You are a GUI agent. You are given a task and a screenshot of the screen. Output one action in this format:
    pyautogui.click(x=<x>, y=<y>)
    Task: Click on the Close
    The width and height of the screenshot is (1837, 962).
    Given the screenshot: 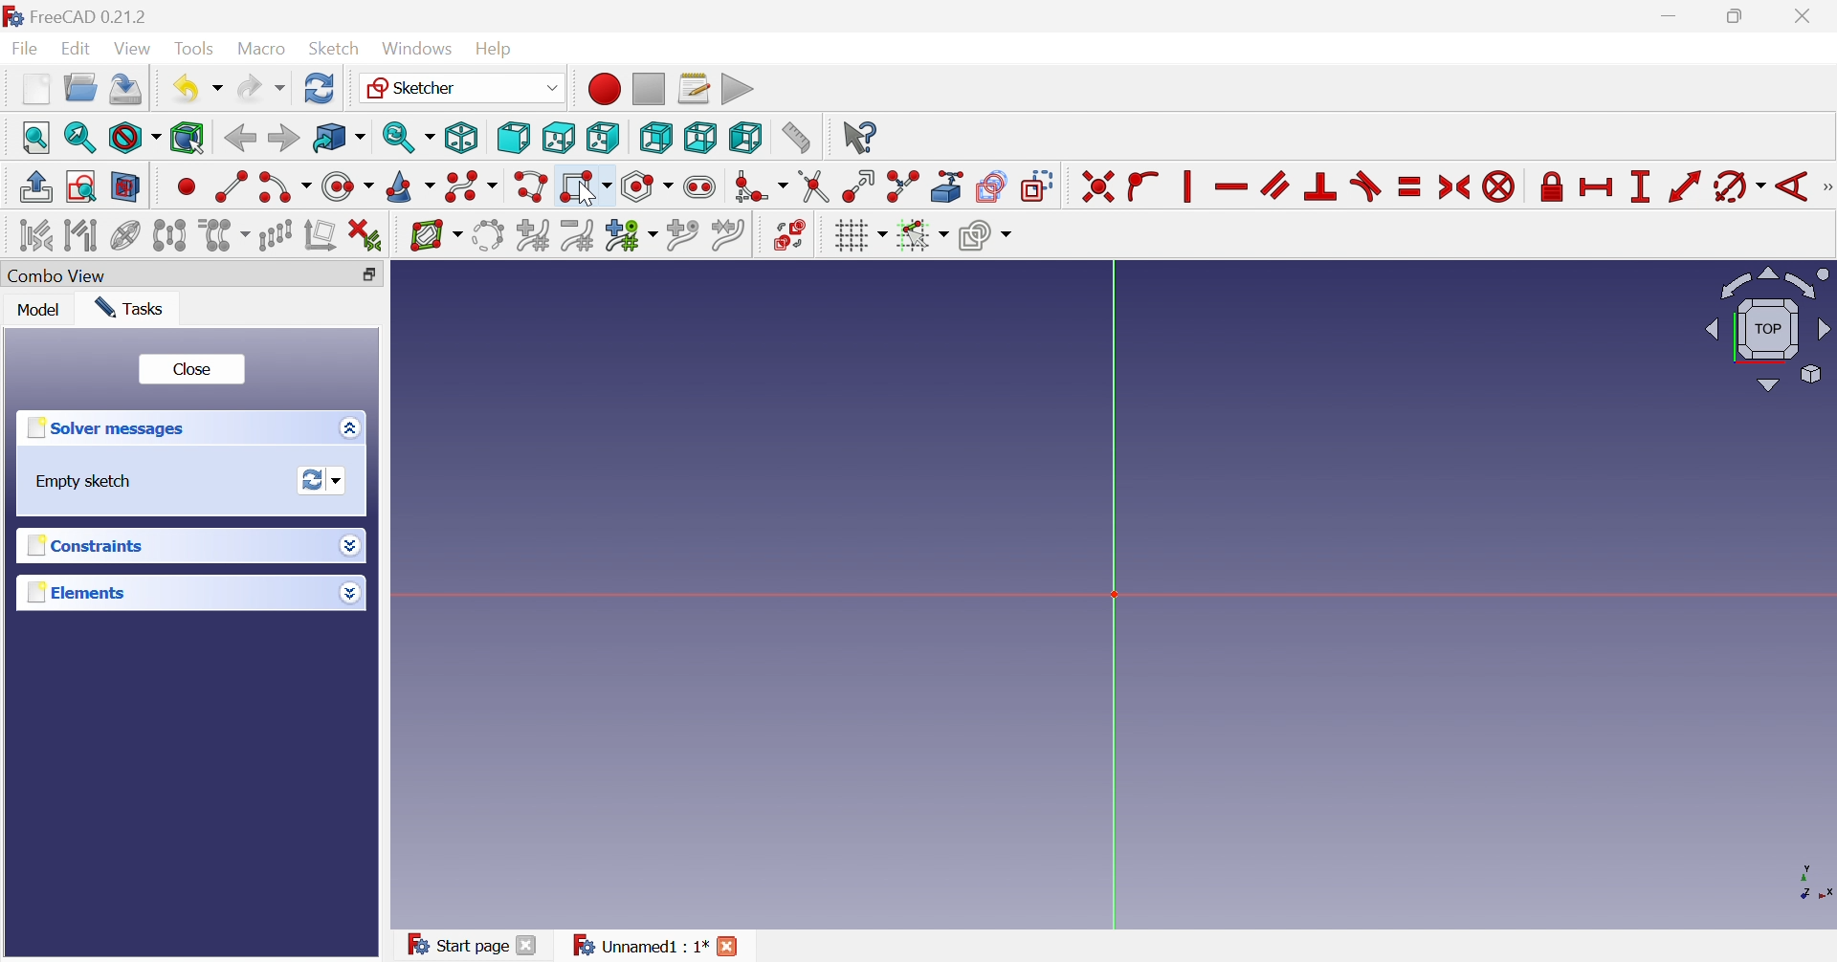 What is the action you would take?
    pyautogui.click(x=1806, y=17)
    